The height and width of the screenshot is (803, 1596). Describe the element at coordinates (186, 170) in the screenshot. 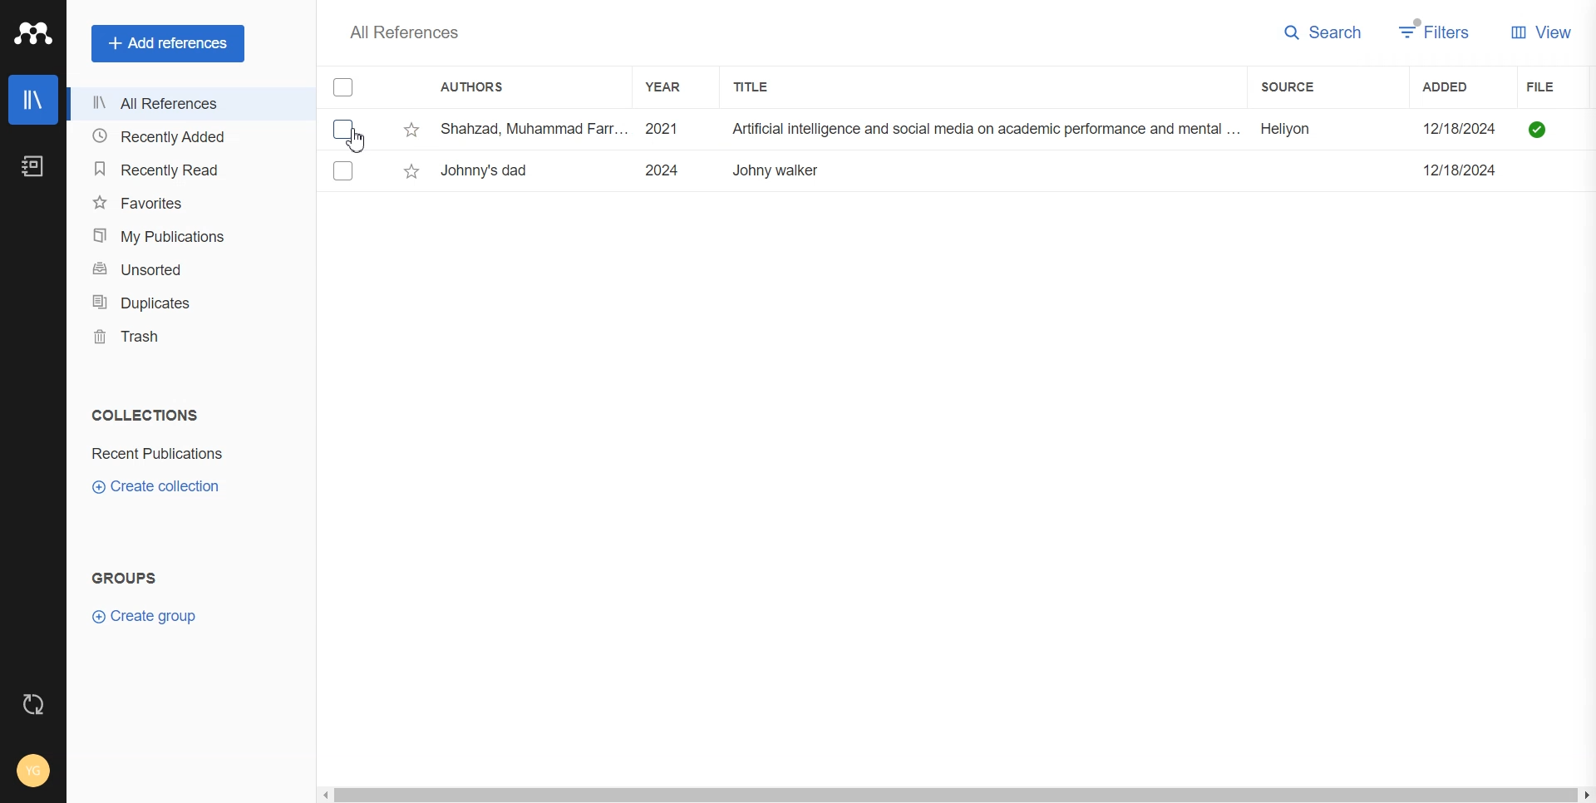

I see `Recently Read` at that location.